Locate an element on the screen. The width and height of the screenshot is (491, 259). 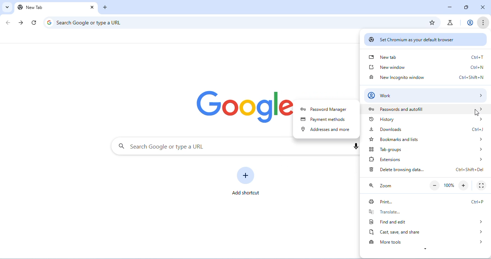
set chromium as your default browser is located at coordinates (426, 39).